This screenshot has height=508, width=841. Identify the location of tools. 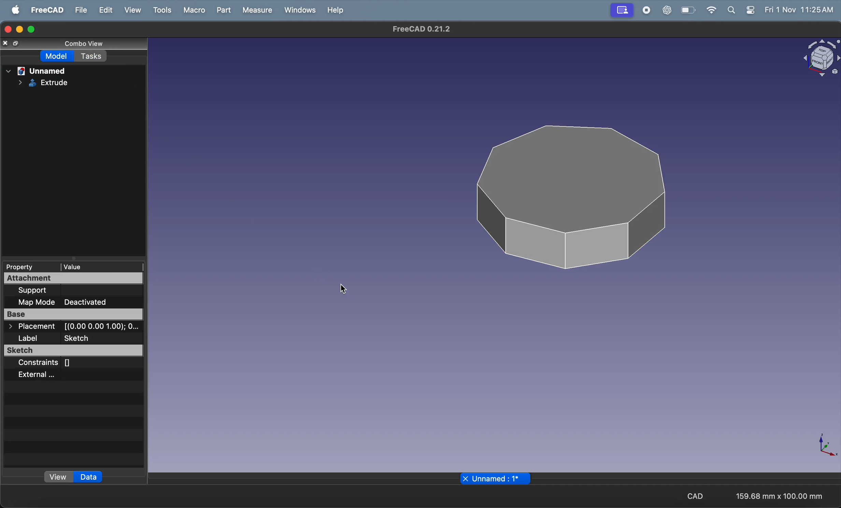
(161, 10).